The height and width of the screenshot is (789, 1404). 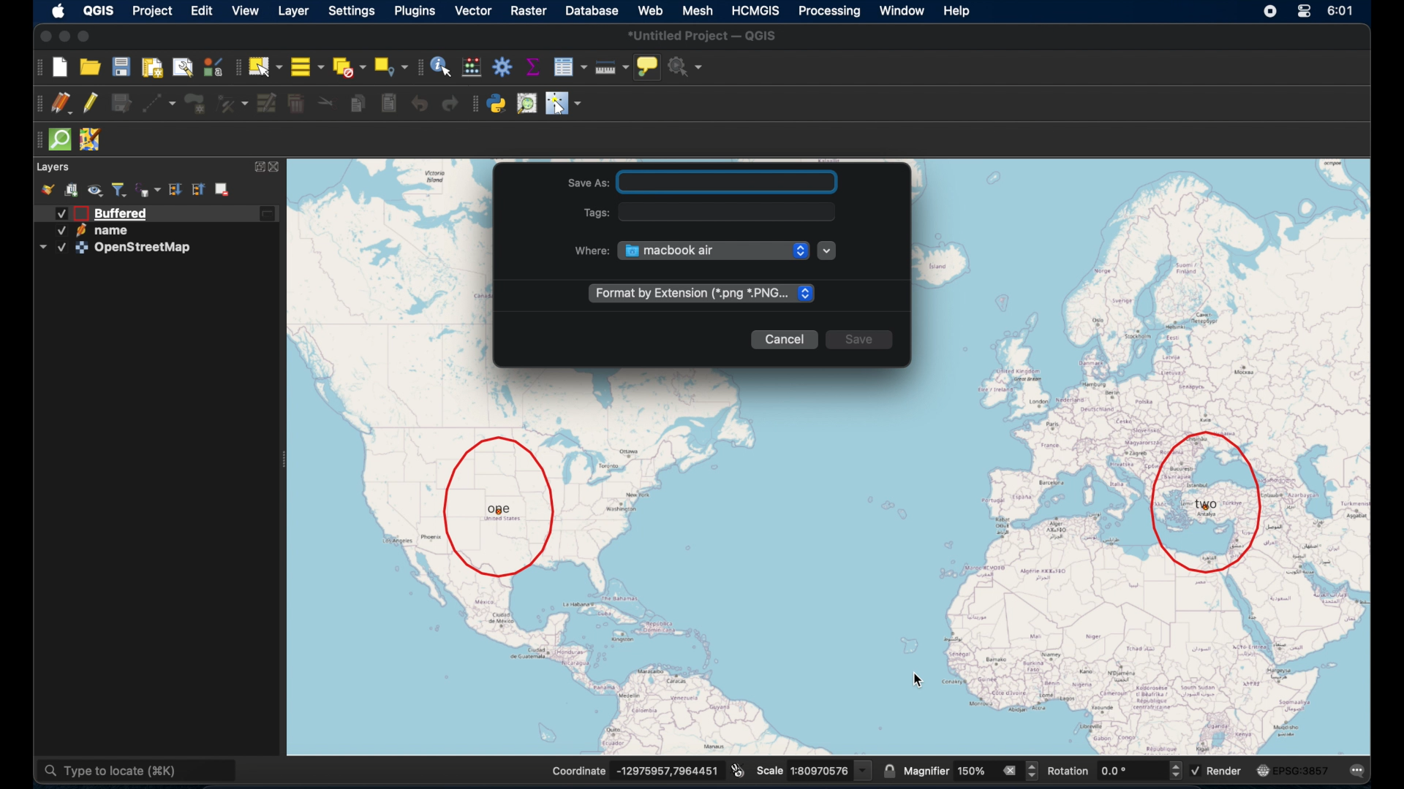 What do you see at coordinates (973, 770) in the screenshot?
I see `magnifier value` at bounding box center [973, 770].